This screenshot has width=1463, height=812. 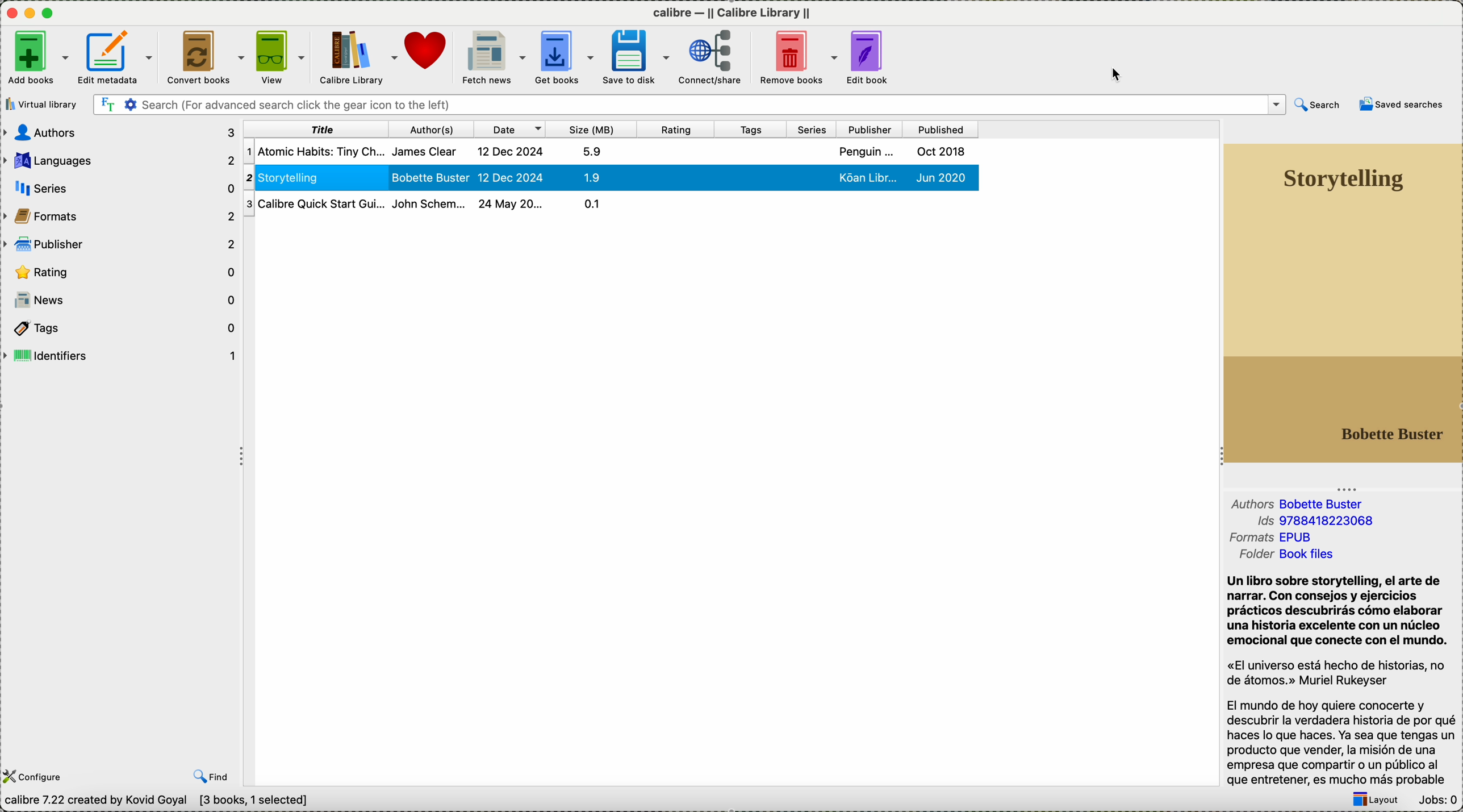 What do you see at coordinates (1436, 799) in the screenshot?
I see `jobs: 0` at bounding box center [1436, 799].